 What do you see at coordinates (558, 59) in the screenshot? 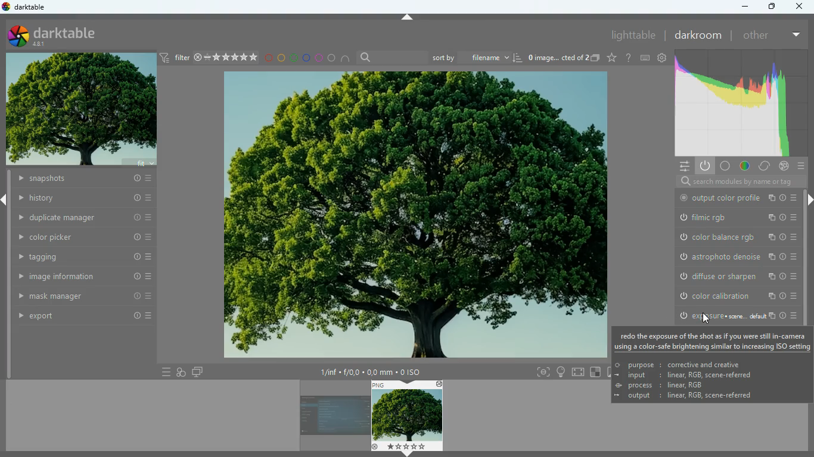
I see `image name` at bounding box center [558, 59].